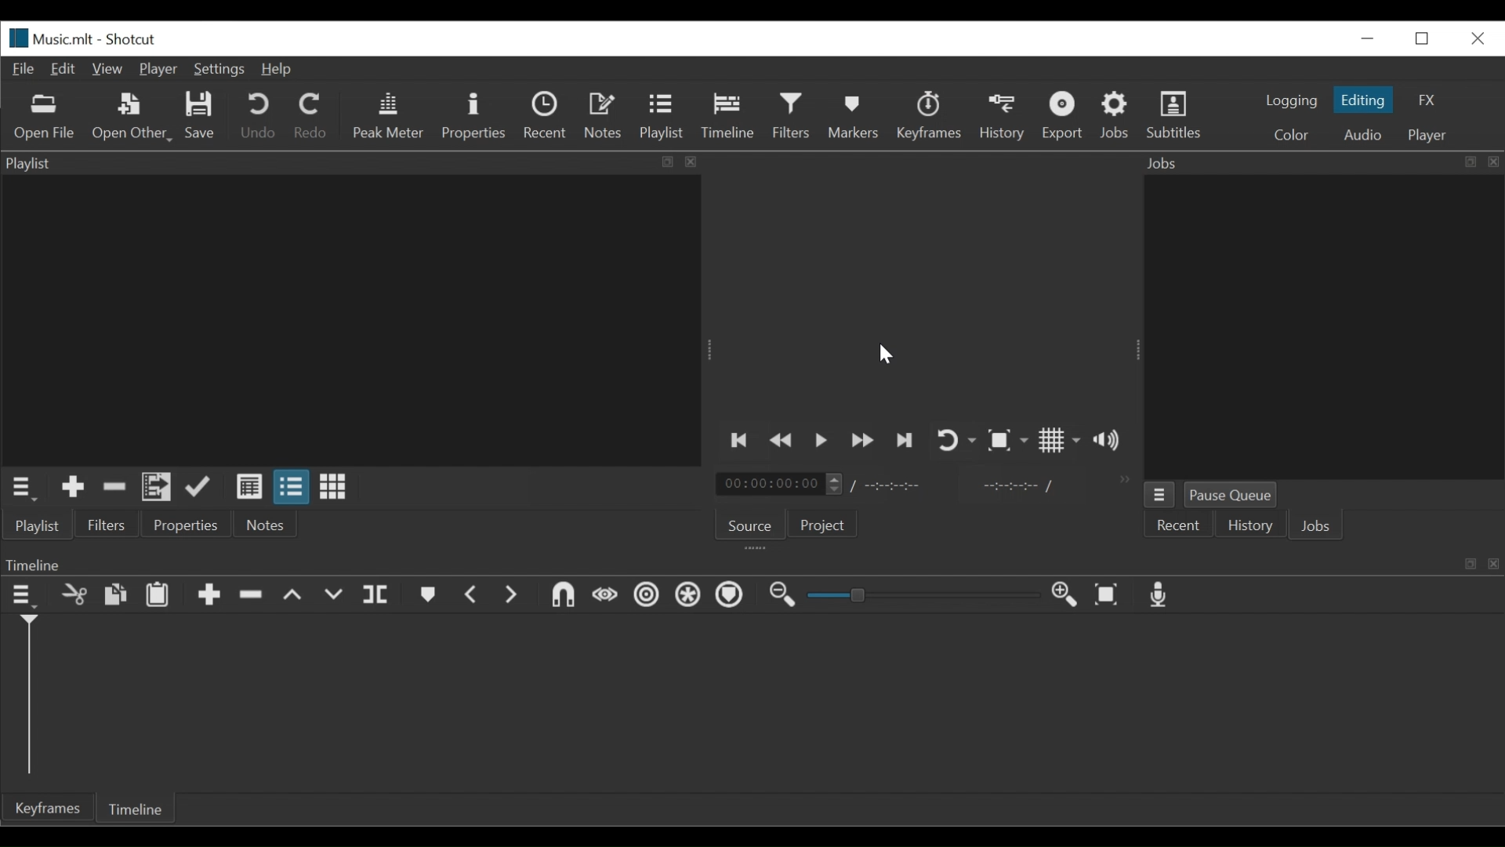  Describe the element at coordinates (1366, 38) in the screenshot. I see `minimize` at that location.